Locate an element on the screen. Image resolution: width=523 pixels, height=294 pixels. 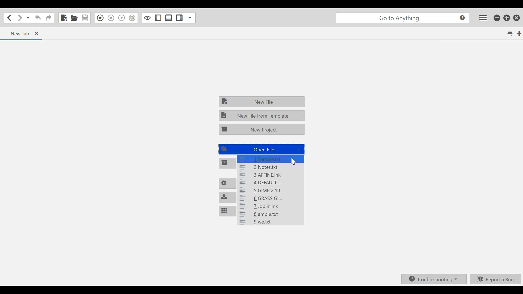
New Project is located at coordinates (262, 128).